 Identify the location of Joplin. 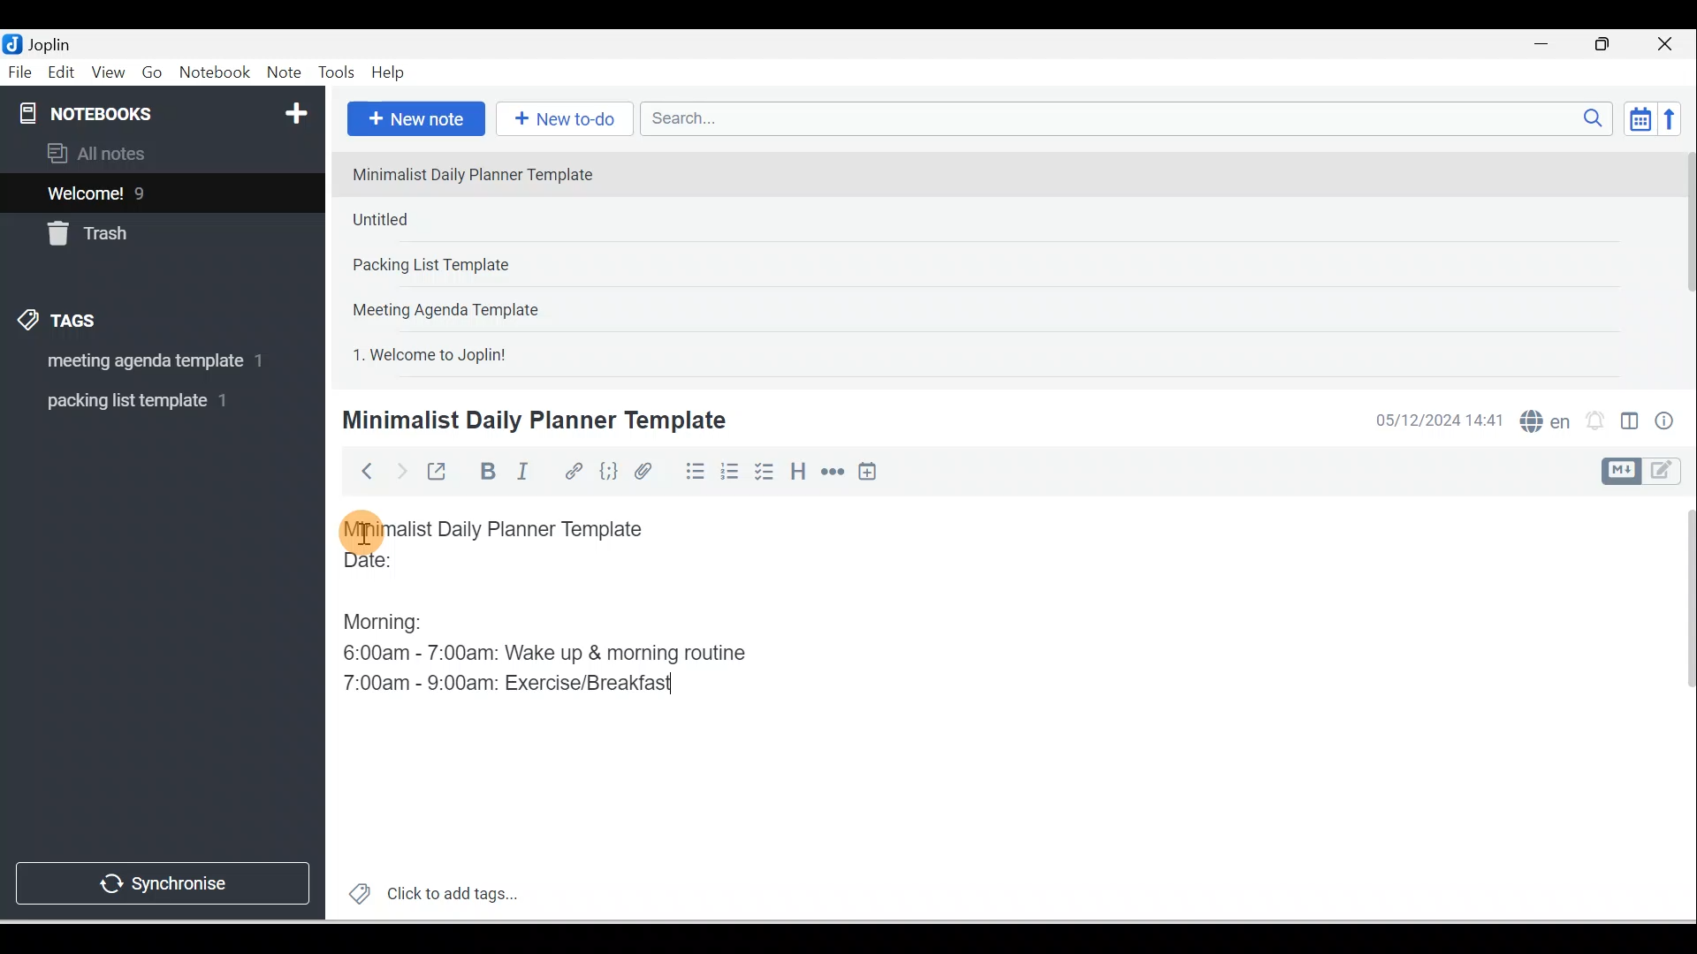
(54, 42).